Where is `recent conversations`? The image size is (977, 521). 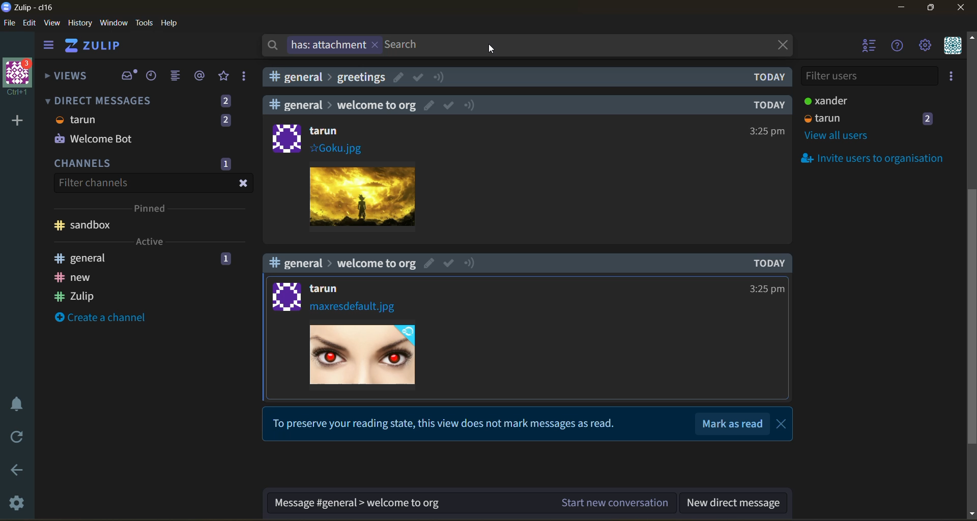 recent conversations is located at coordinates (152, 76).